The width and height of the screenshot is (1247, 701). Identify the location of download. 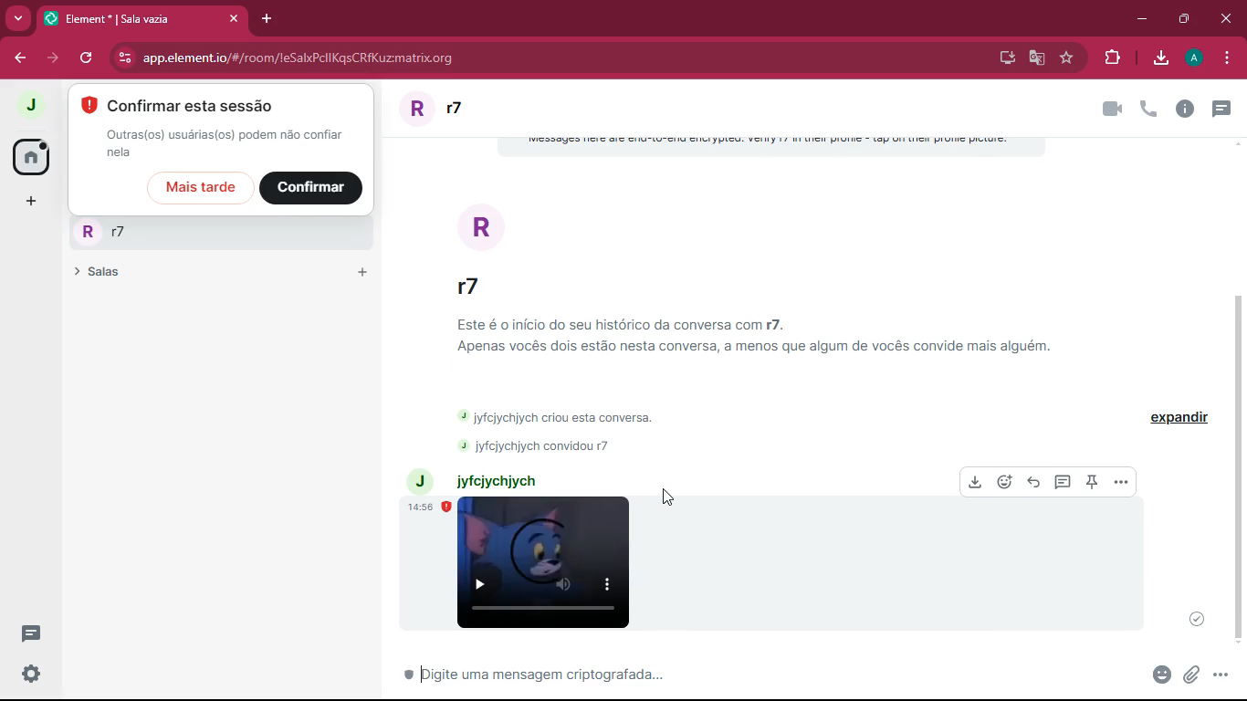
(1161, 59).